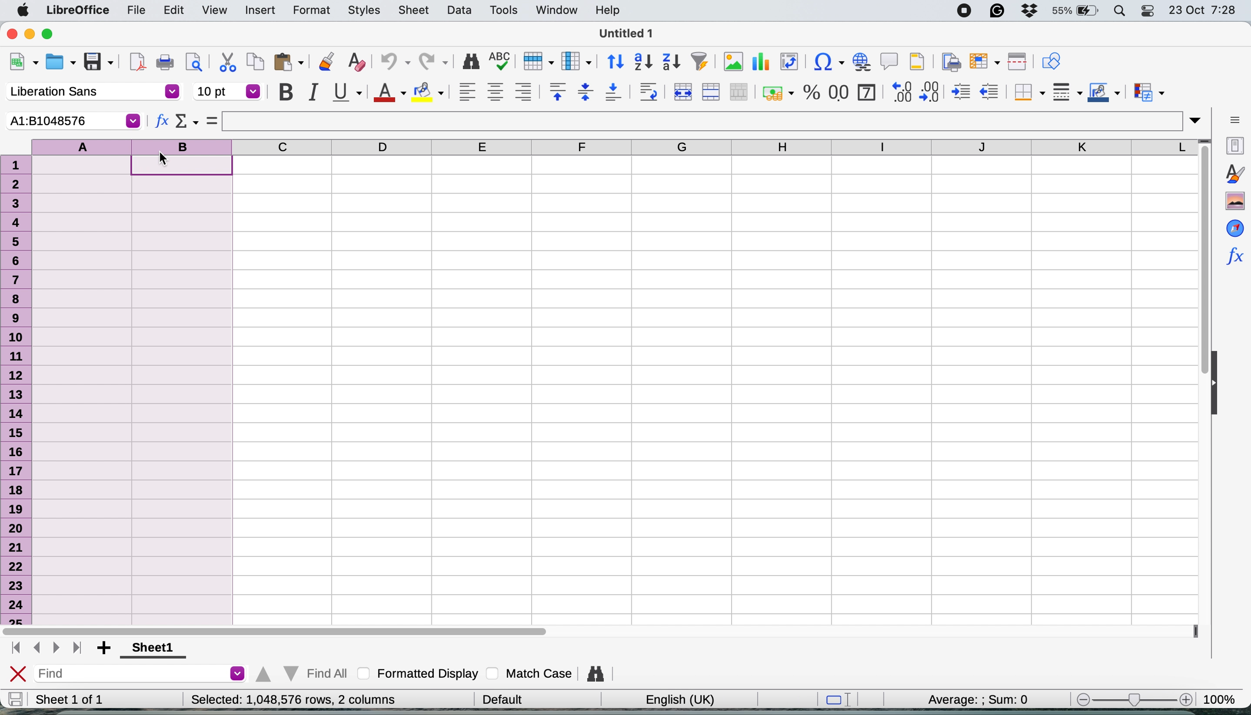  Describe the element at coordinates (1232, 226) in the screenshot. I see `navigator` at that location.